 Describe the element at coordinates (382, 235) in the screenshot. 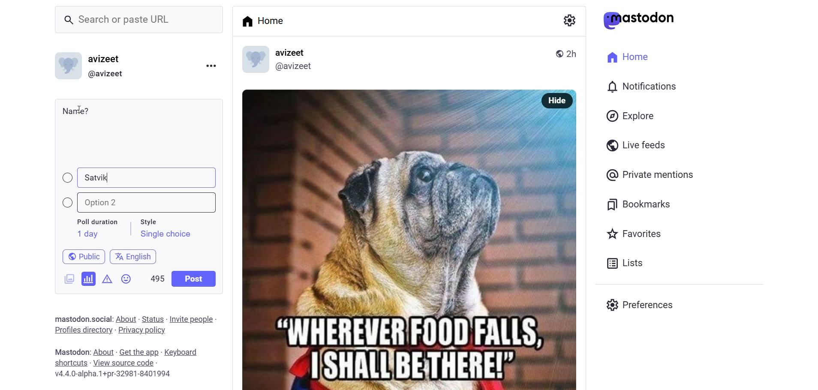

I see `post image` at that location.